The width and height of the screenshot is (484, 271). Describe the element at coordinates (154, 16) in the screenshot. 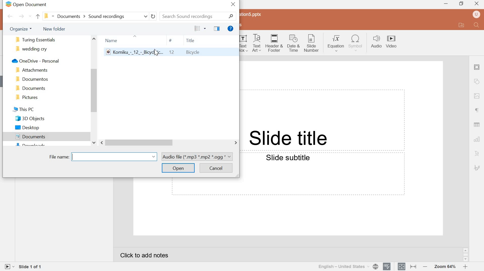

I see `refresh` at that location.